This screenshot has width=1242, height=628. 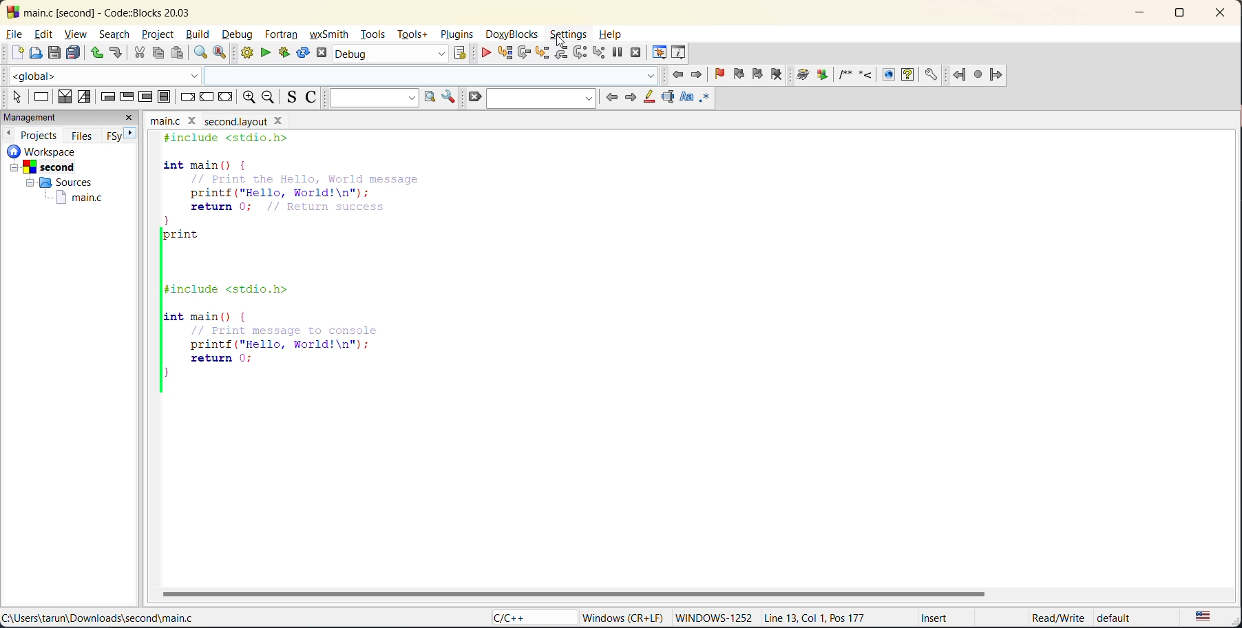 I want to click on close, so click(x=132, y=118).